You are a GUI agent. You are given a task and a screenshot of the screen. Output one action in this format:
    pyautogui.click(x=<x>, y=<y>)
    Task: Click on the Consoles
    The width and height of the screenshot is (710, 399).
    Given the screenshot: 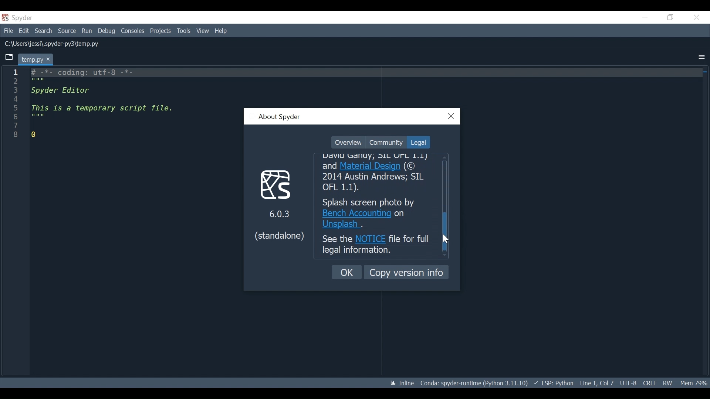 What is the action you would take?
    pyautogui.click(x=132, y=31)
    